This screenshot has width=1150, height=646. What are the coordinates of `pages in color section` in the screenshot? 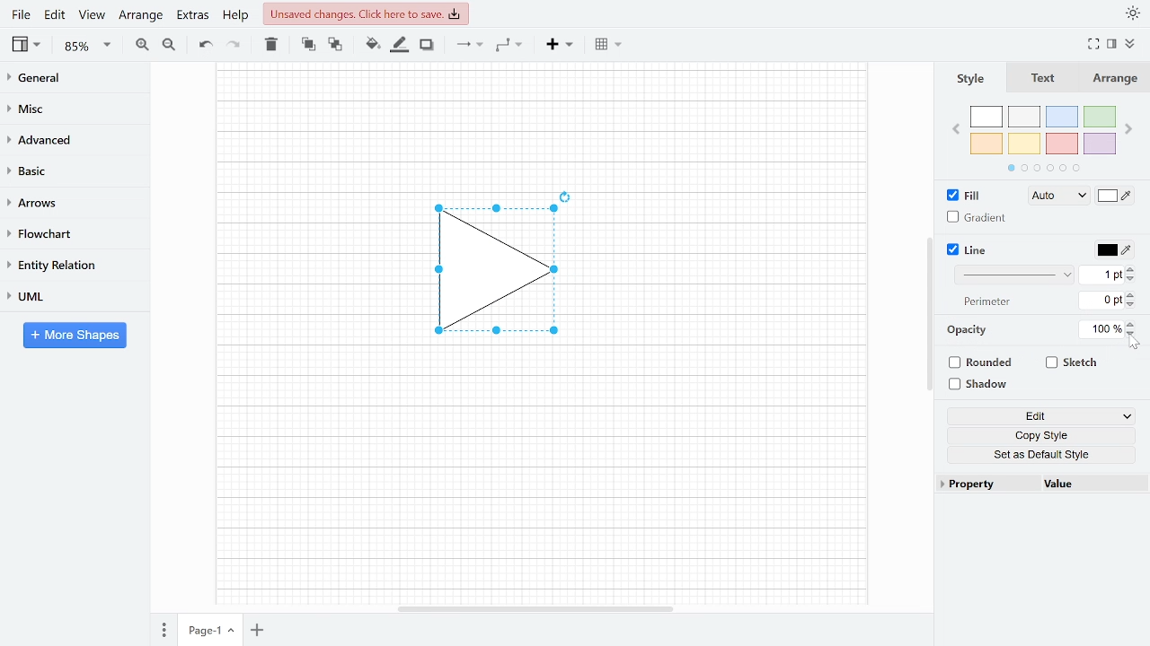 It's located at (1041, 166).